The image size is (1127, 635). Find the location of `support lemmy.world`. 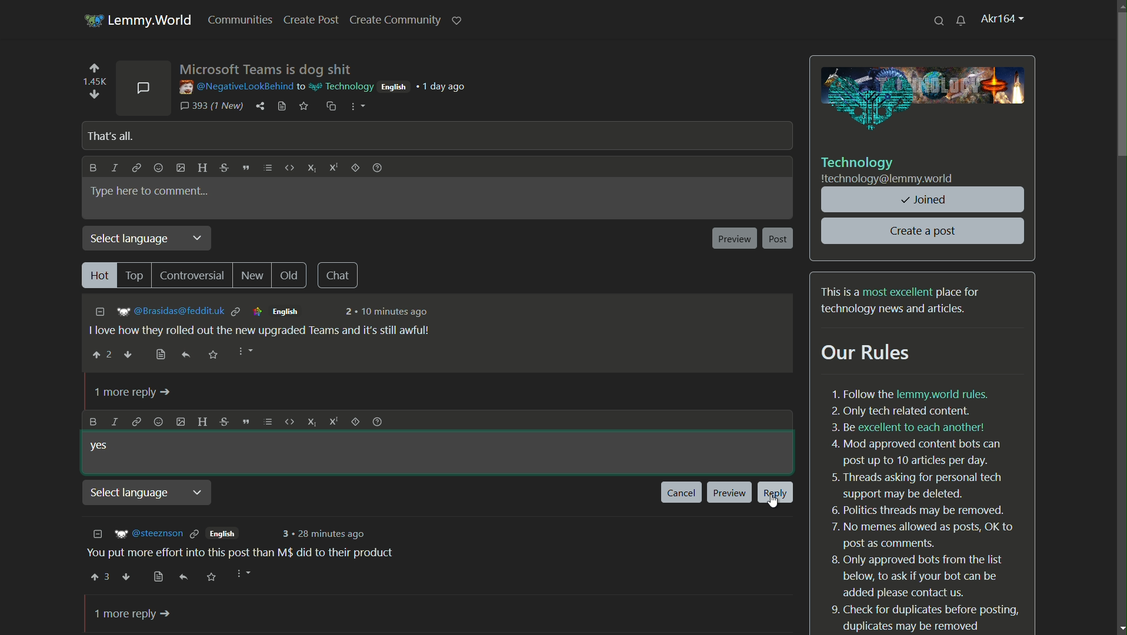

support lemmy.world is located at coordinates (457, 19).